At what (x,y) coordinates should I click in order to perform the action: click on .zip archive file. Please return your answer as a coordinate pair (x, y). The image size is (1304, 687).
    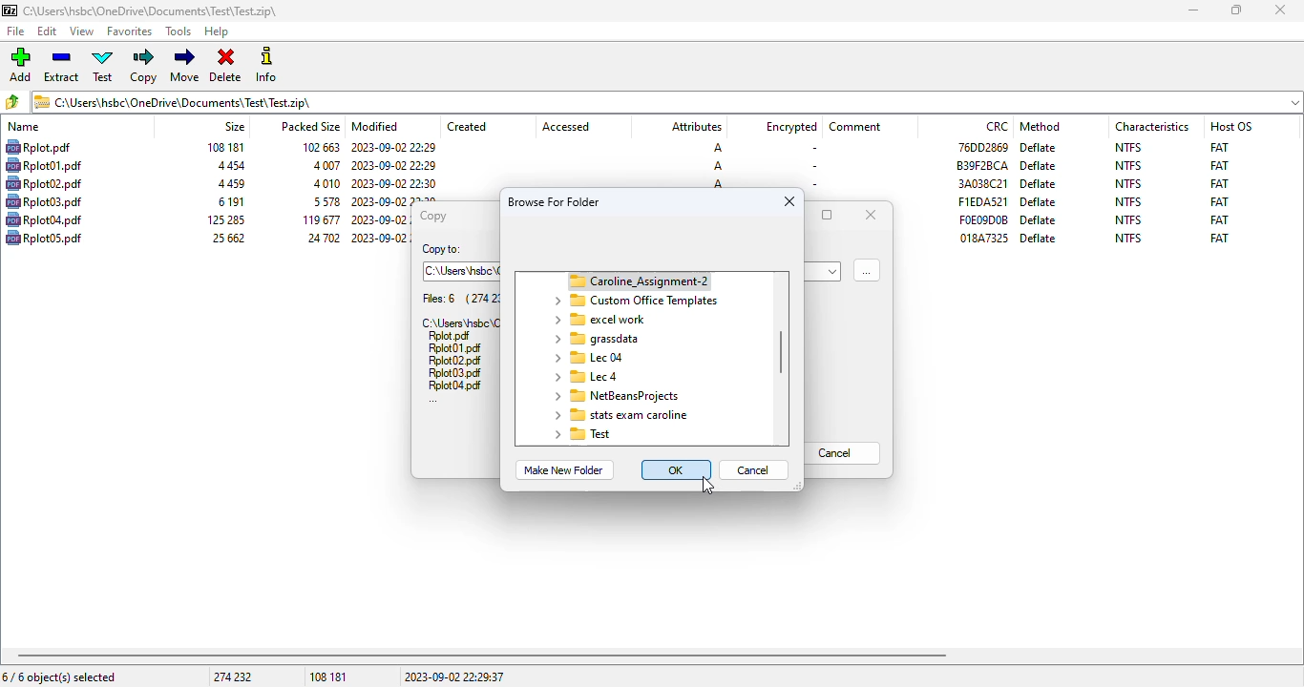
    Looking at the image, I should click on (459, 322).